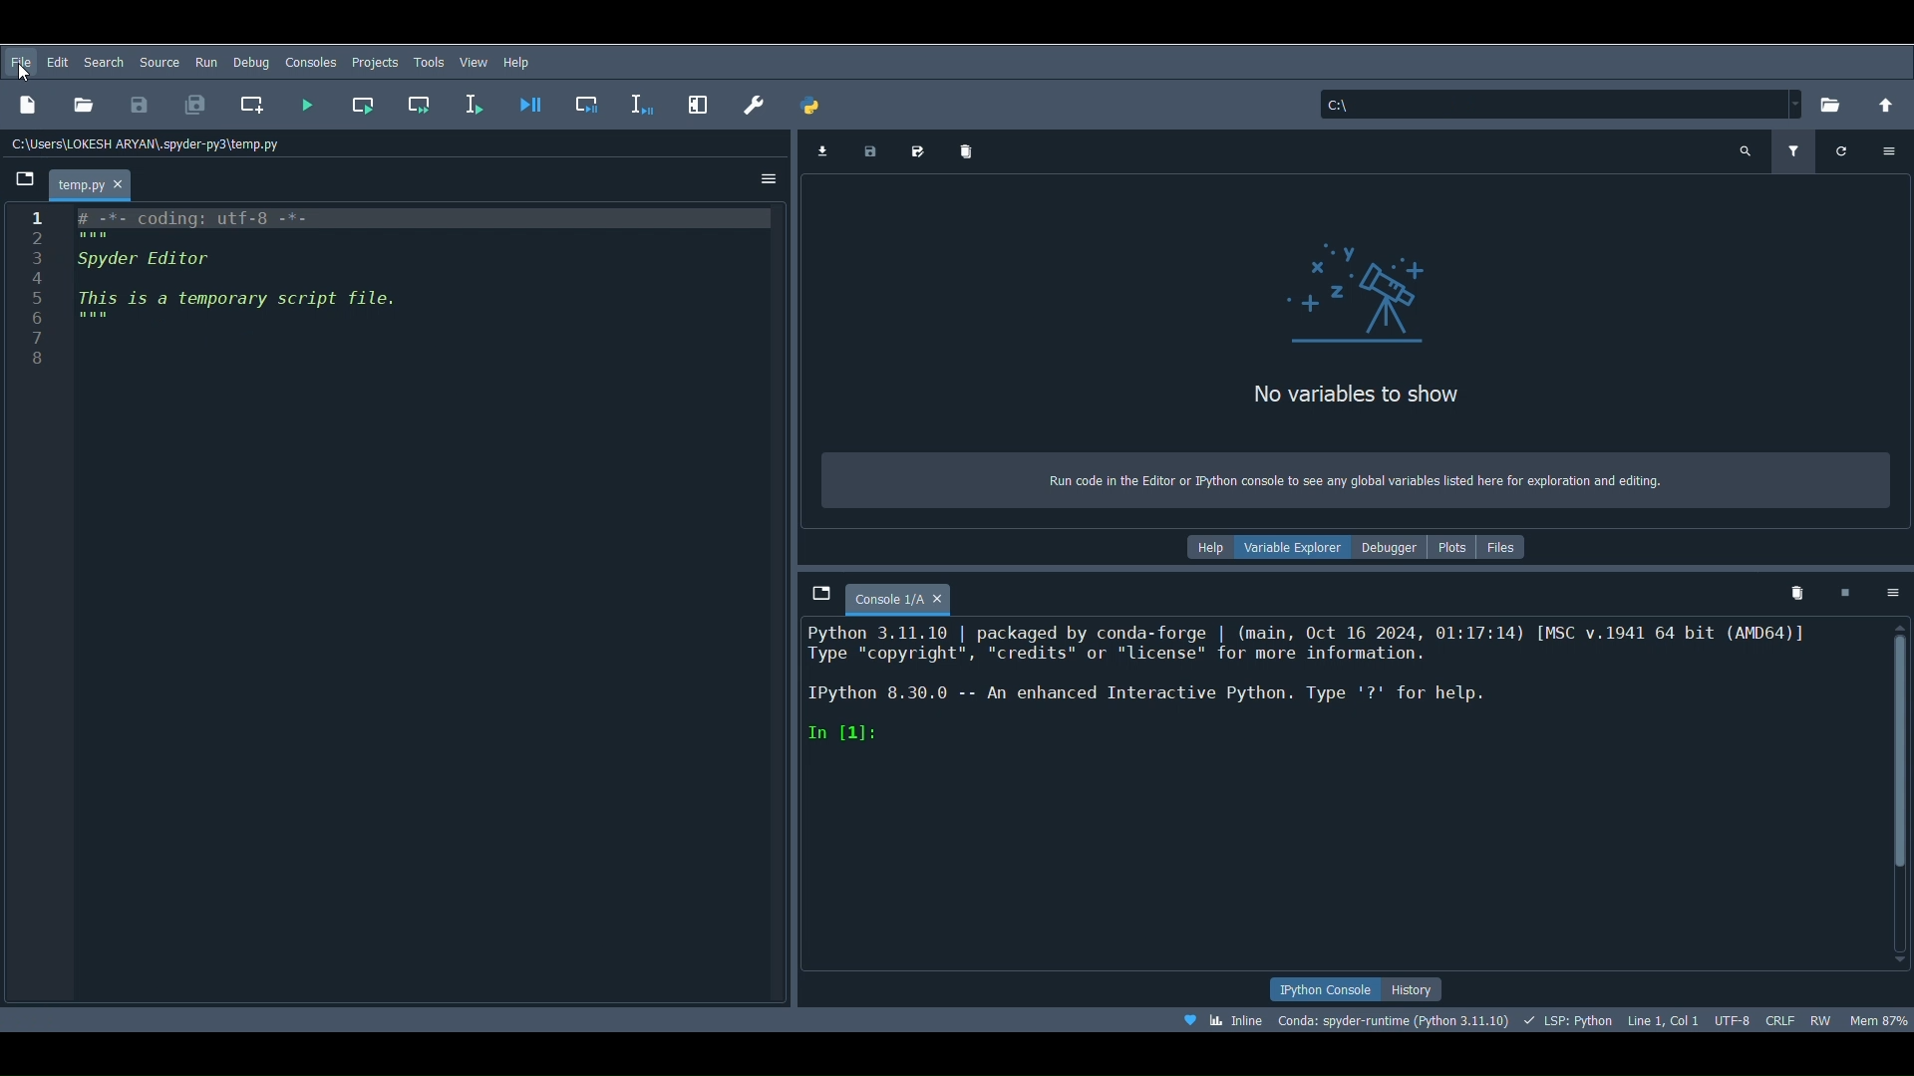 The height and width of the screenshot is (1076, 1914). Describe the element at coordinates (58, 62) in the screenshot. I see `Edit` at that location.